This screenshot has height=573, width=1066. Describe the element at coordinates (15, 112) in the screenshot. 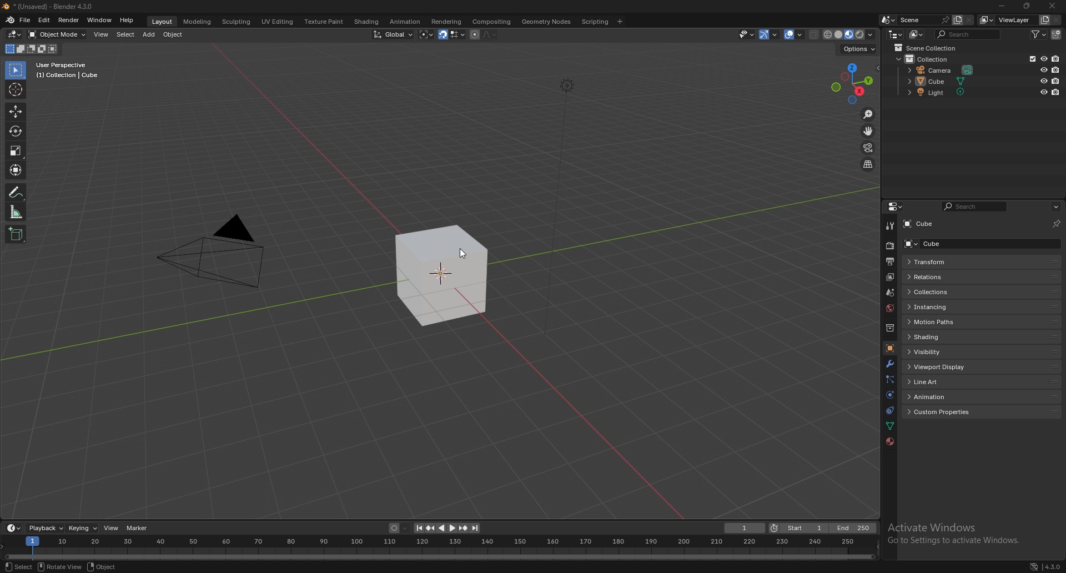

I see `move` at that location.